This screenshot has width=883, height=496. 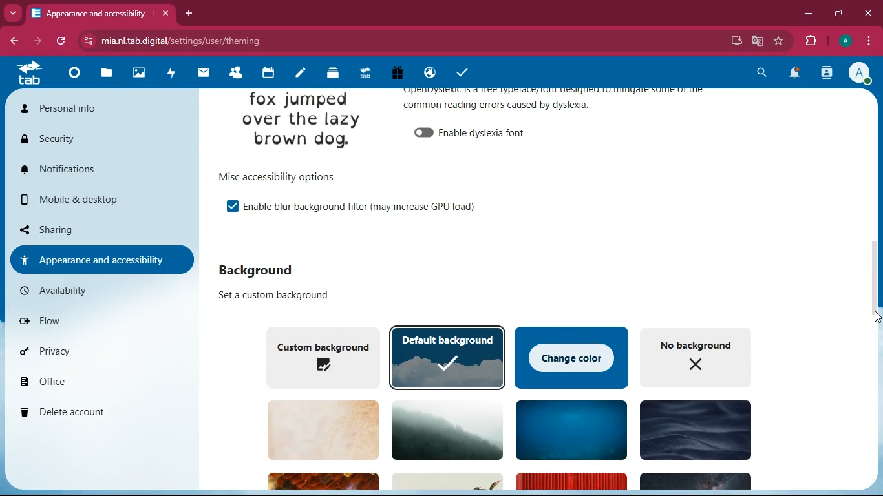 What do you see at coordinates (321, 429) in the screenshot?
I see `background` at bounding box center [321, 429].